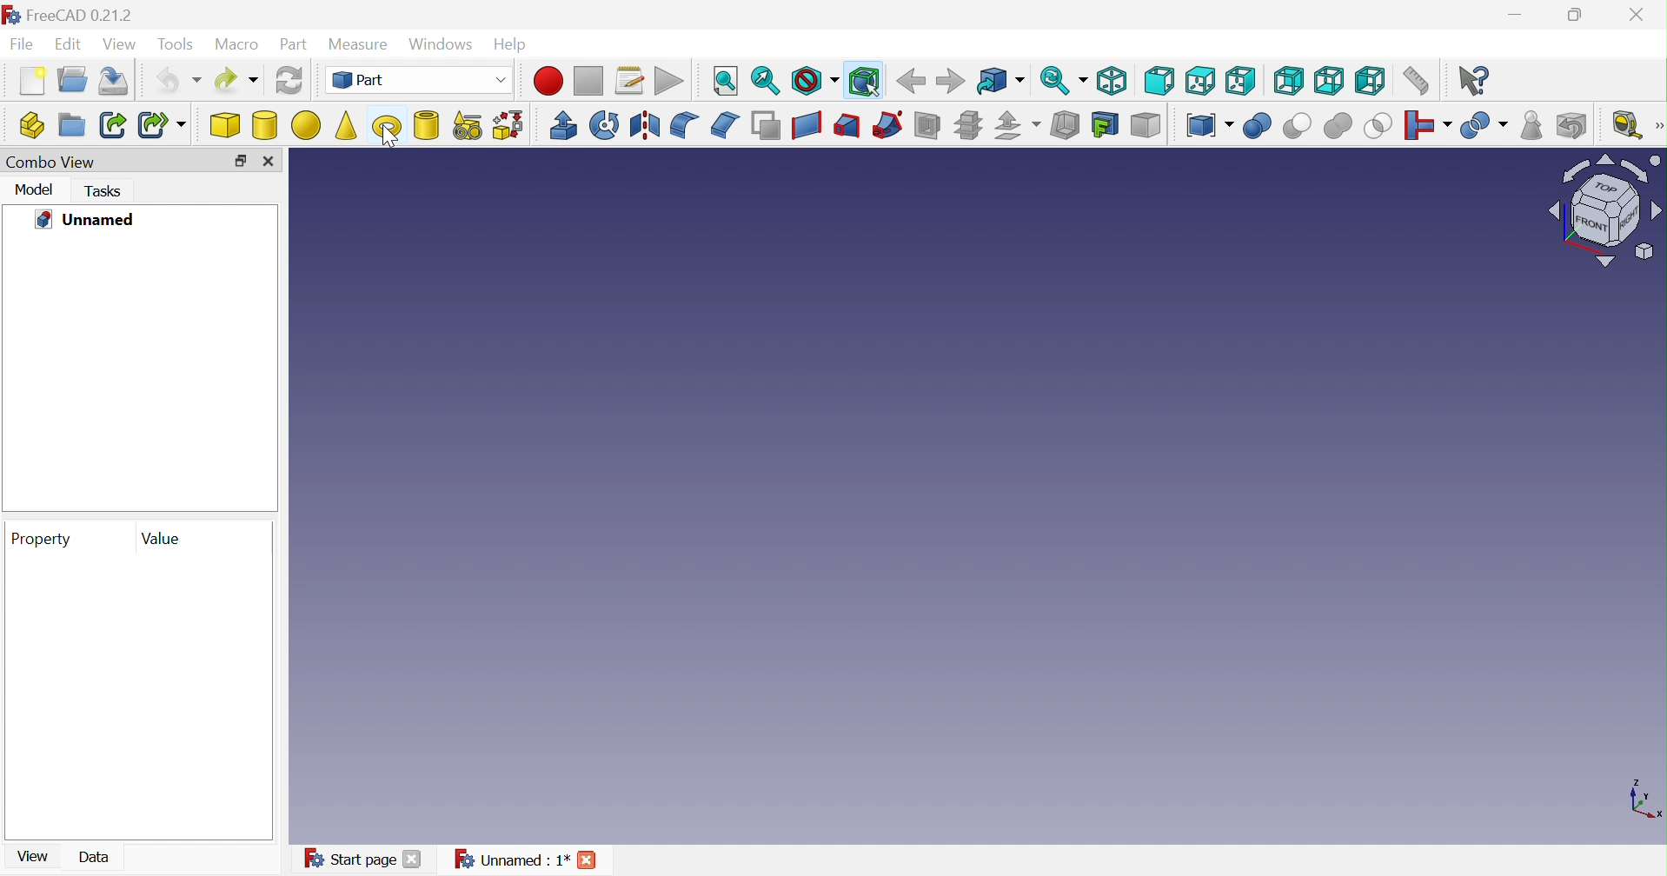 This screenshot has width=1667, height=876. Describe the element at coordinates (511, 125) in the screenshot. I see `Shape builder` at that location.